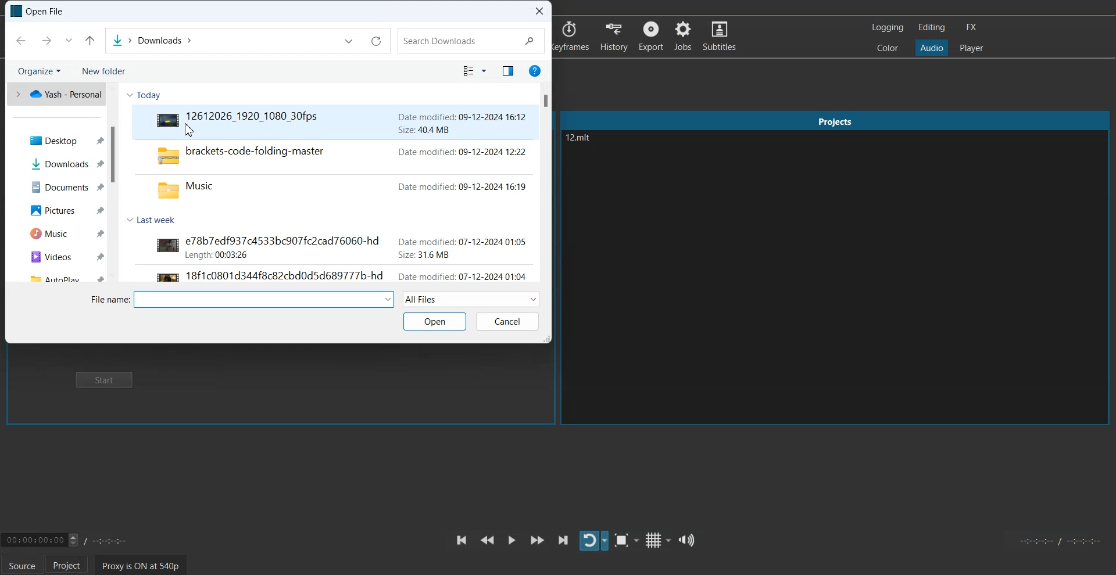 The image size is (1116, 575). What do you see at coordinates (146, 95) in the screenshot?
I see `Today` at bounding box center [146, 95].